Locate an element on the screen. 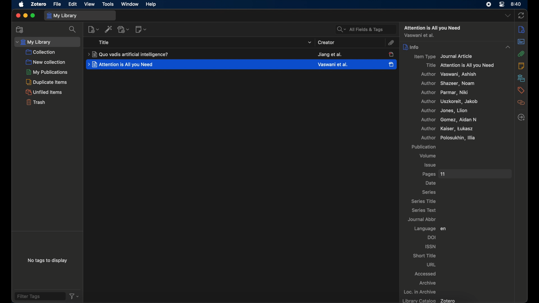 This screenshot has width=539, height=303. title is located at coordinates (104, 42).